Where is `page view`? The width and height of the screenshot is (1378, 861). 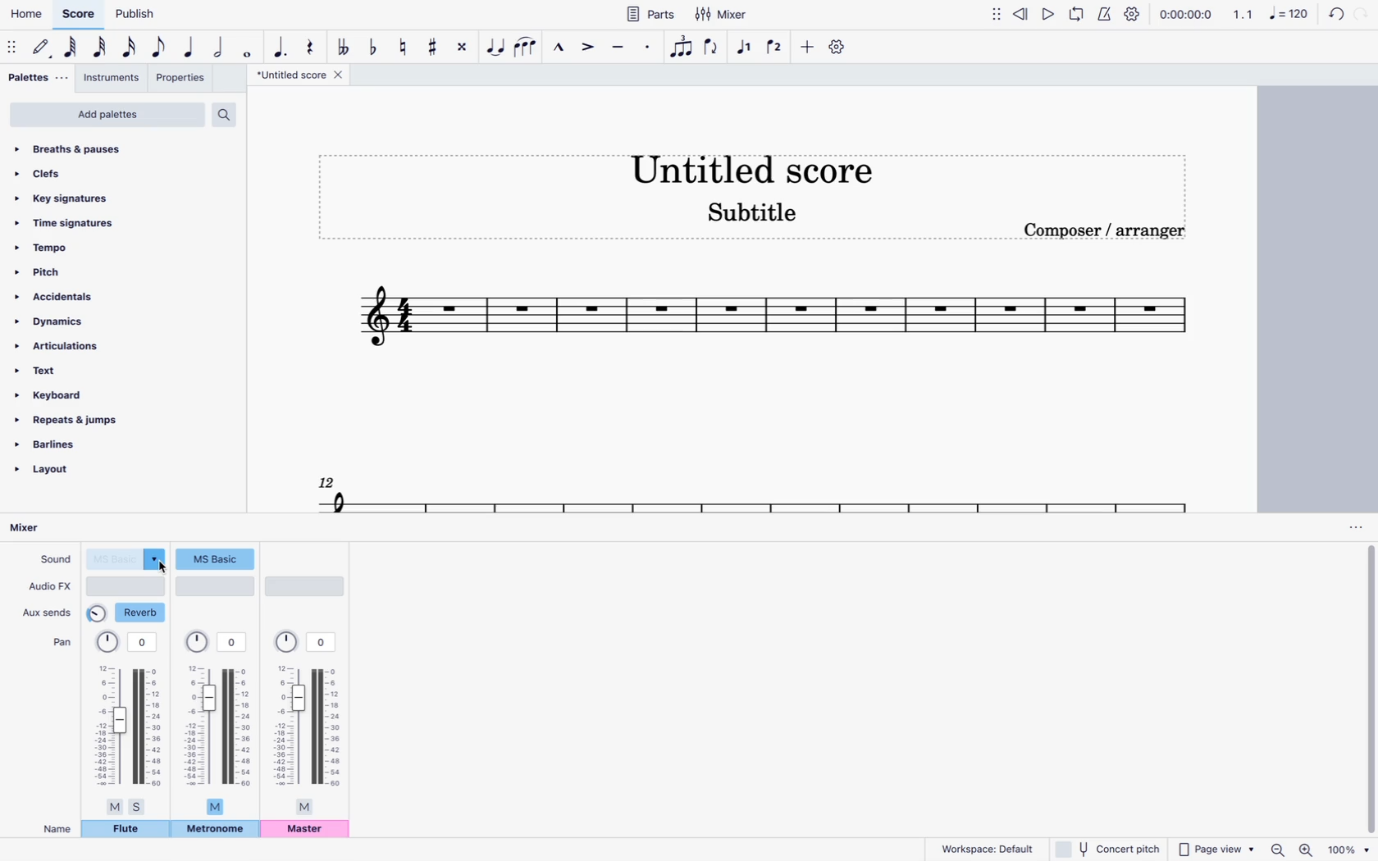 page view is located at coordinates (1216, 846).